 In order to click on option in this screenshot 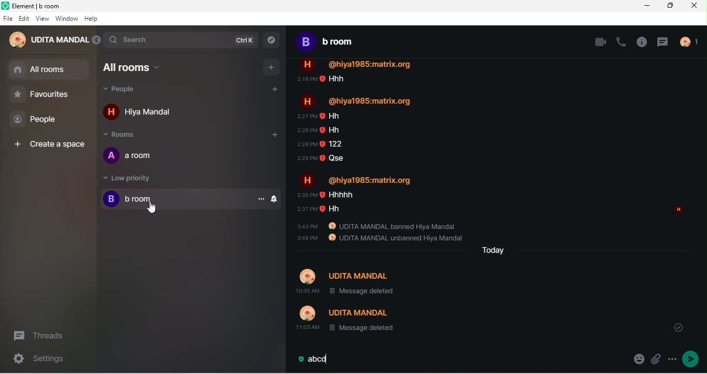, I will do `click(262, 199)`.